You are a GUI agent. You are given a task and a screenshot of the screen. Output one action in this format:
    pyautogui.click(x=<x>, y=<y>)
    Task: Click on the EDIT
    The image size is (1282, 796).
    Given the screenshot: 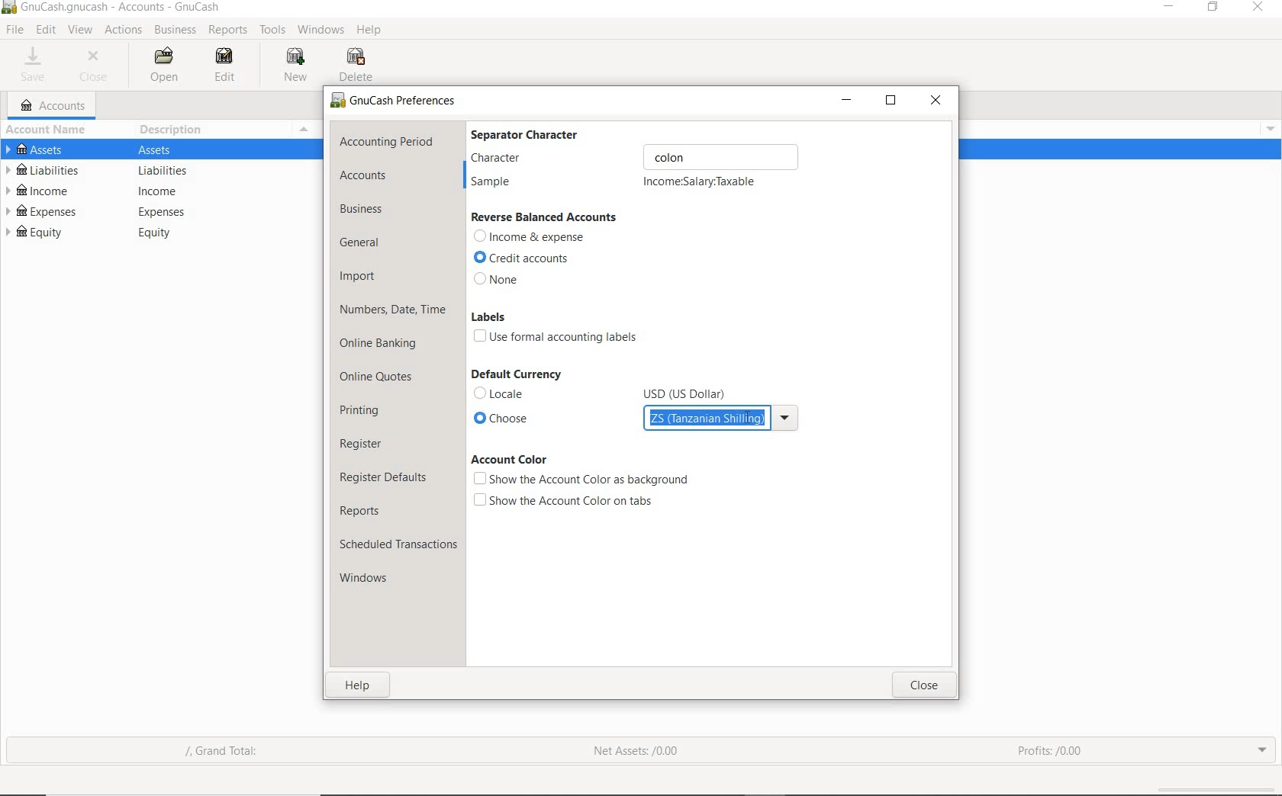 What is the action you would take?
    pyautogui.click(x=224, y=64)
    